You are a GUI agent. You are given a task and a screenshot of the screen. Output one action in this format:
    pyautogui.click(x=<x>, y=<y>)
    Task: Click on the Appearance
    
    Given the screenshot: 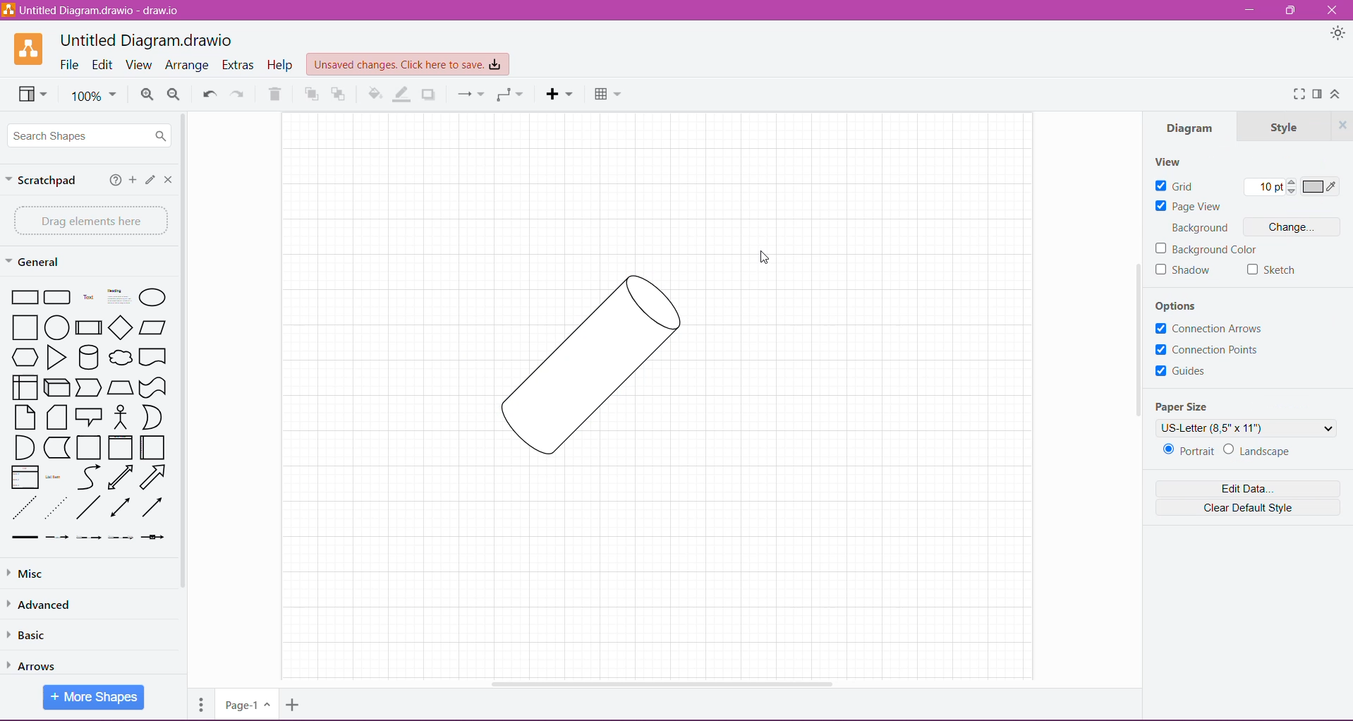 What is the action you would take?
    pyautogui.click(x=1335, y=33)
    